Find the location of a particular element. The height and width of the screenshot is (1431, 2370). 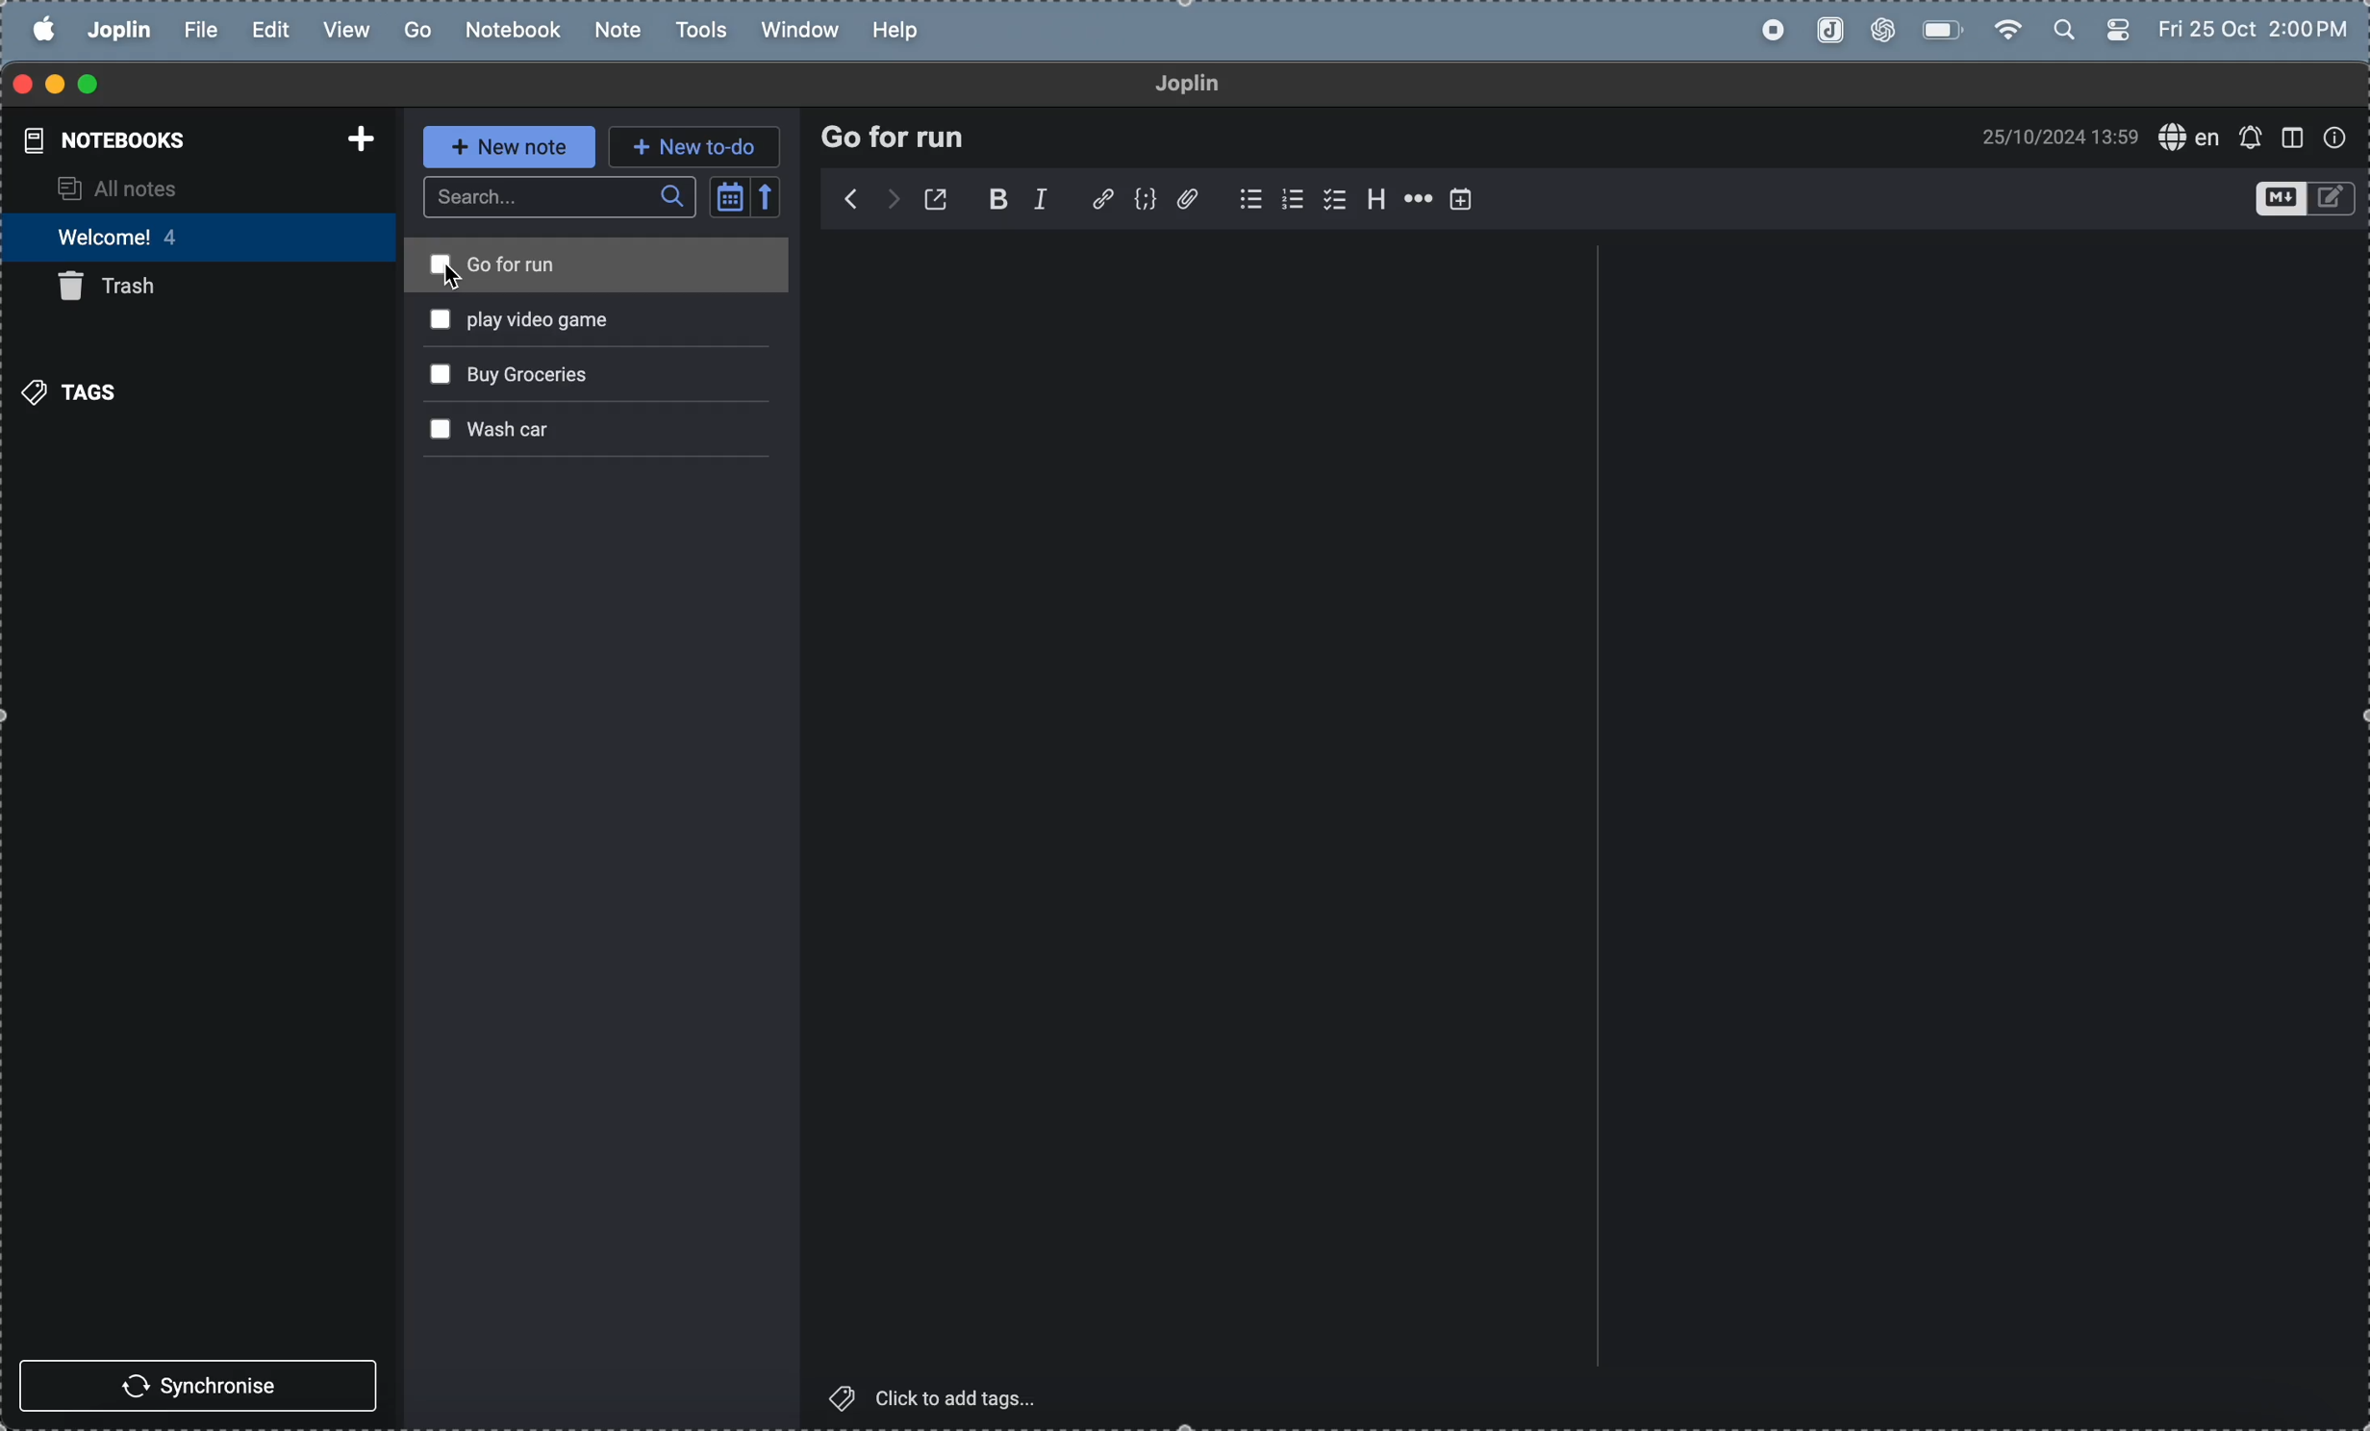

calendar  is located at coordinates (748, 195).